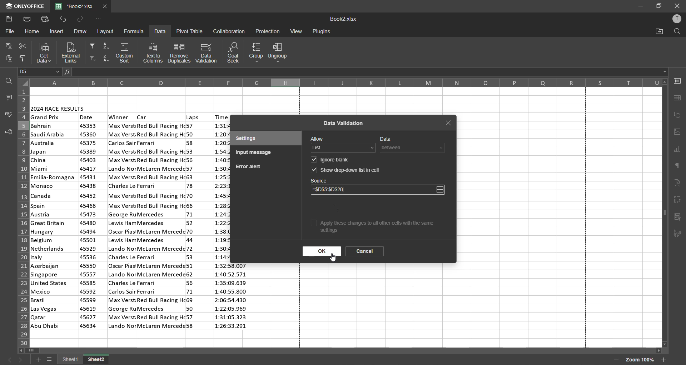 This screenshot has width=686, height=365. I want to click on add sheet, so click(38, 360).